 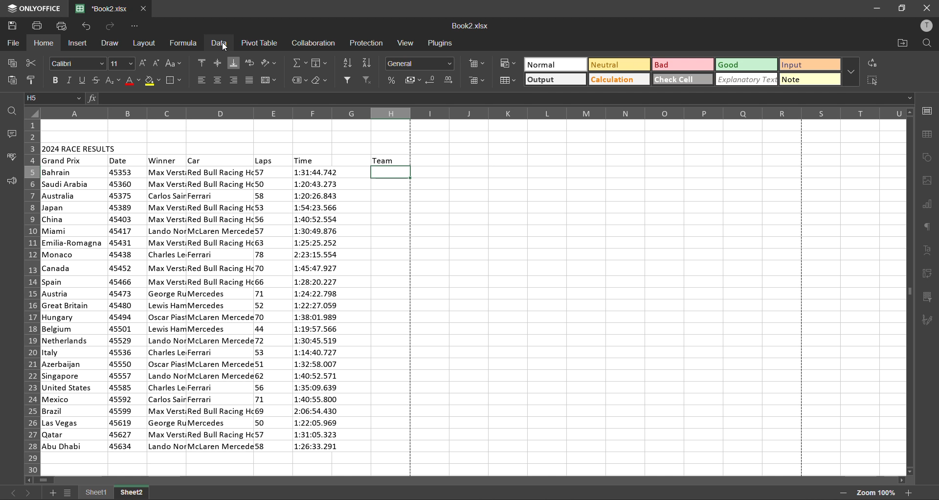 What do you see at coordinates (681, 64) in the screenshot?
I see `bad` at bounding box center [681, 64].